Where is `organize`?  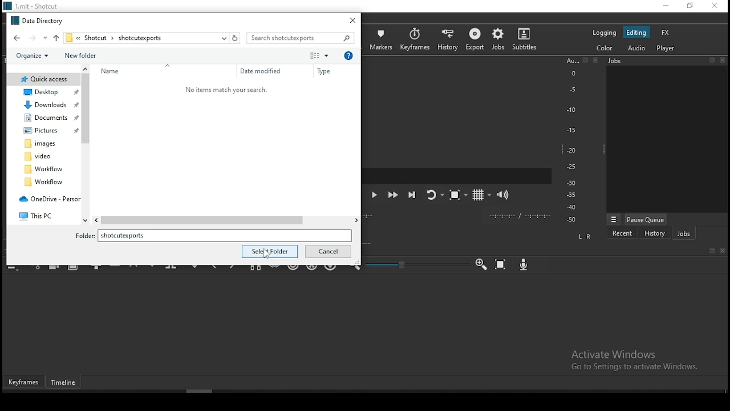
organize is located at coordinates (31, 57).